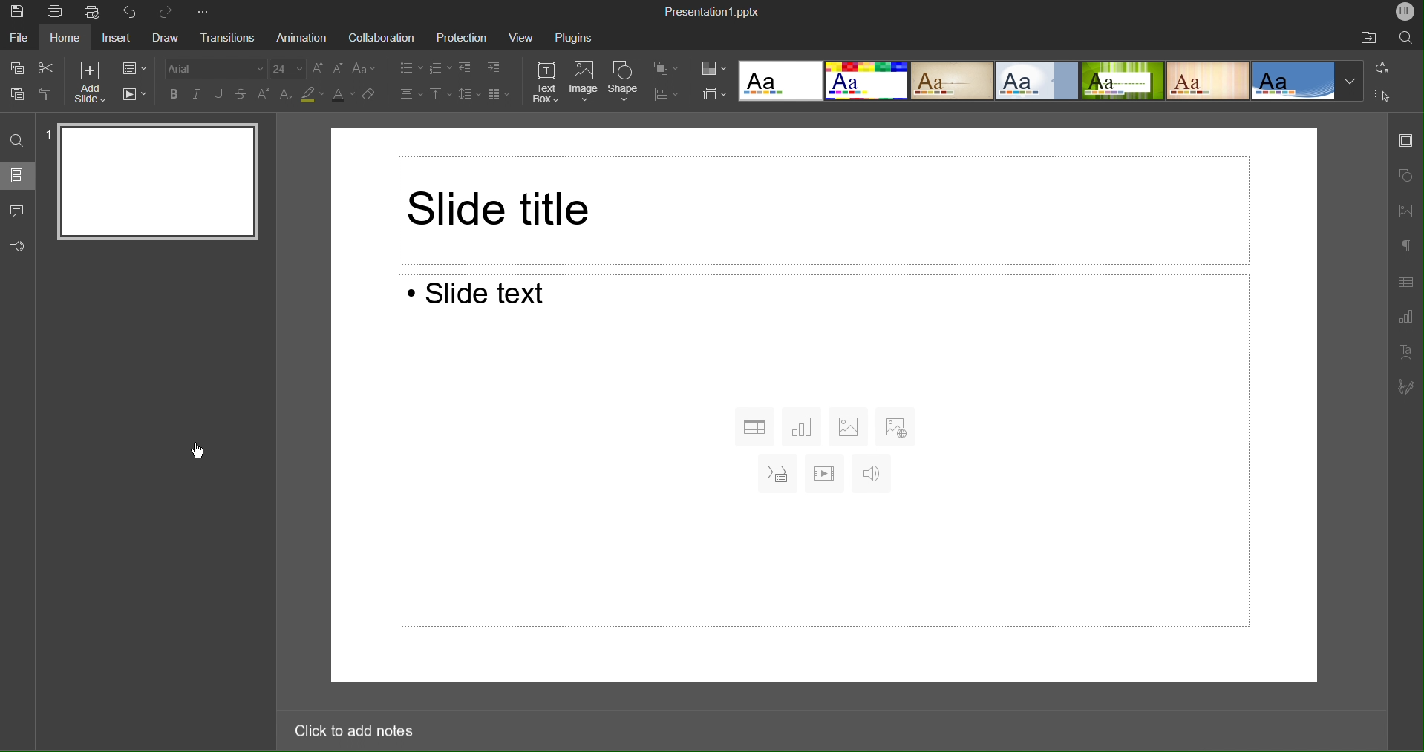  What do you see at coordinates (200, 452) in the screenshot?
I see `Cursor` at bounding box center [200, 452].